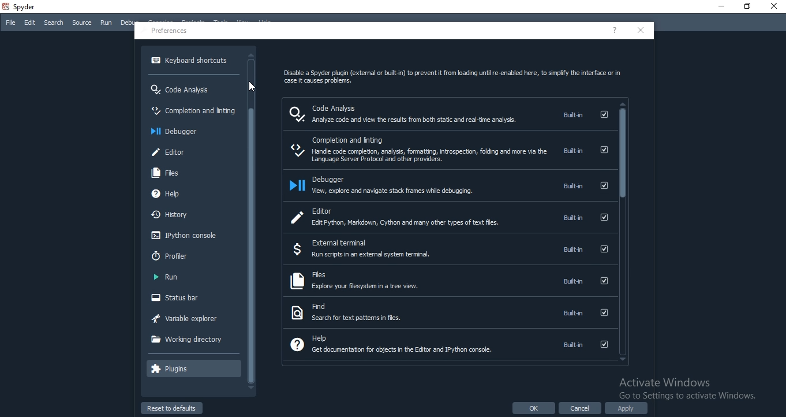 The image size is (786, 417). What do you see at coordinates (165, 172) in the screenshot?
I see `Files` at bounding box center [165, 172].